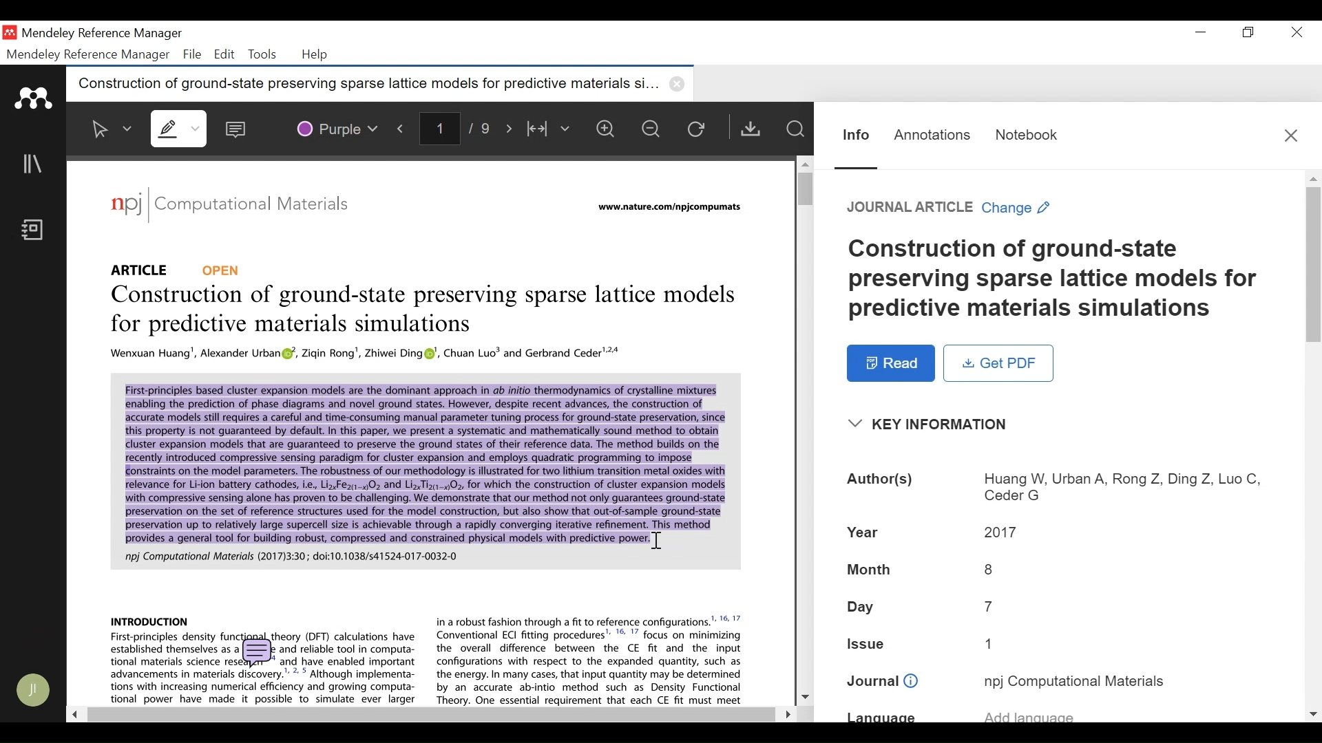 Image resolution: width=1322 pixels, height=743 pixels. Describe the element at coordinates (989, 569) in the screenshot. I see `Month` at that location.